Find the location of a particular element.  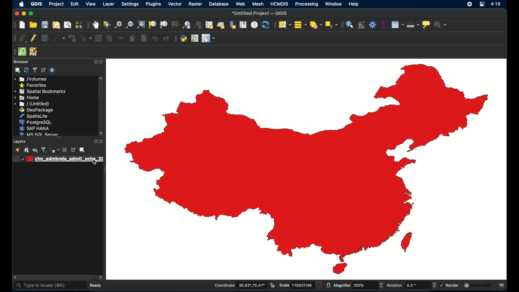

select all features is located at coordinates (300, 24).